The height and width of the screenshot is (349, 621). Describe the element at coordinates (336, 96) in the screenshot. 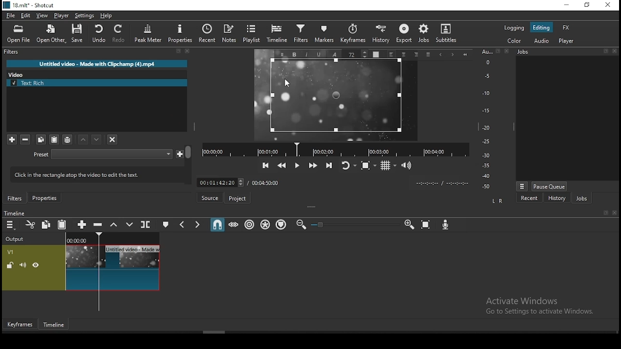

I see `text box` at that location.